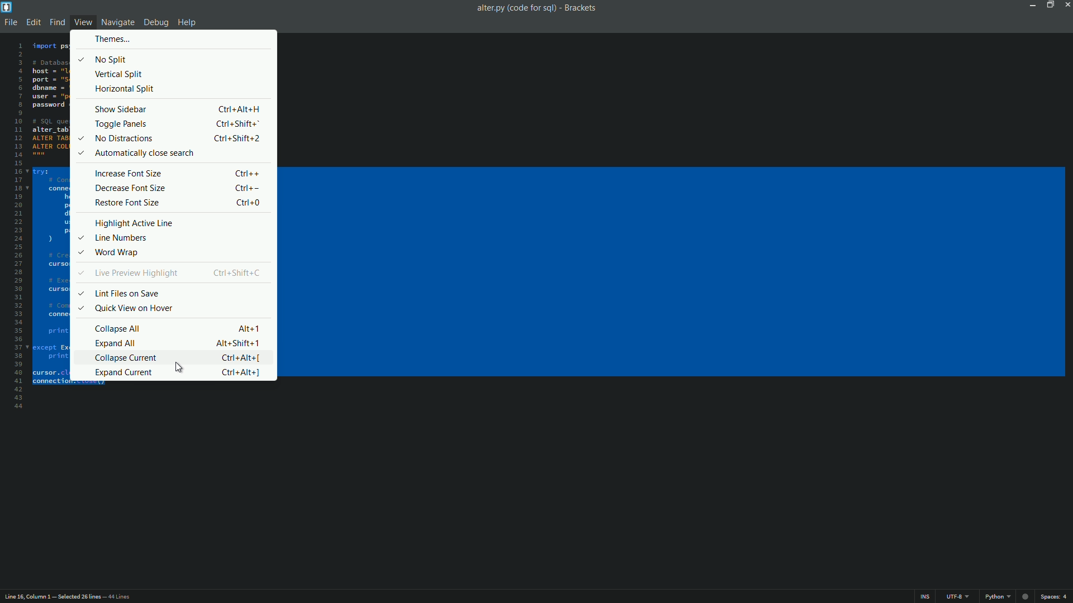  Describe the element at coordinates (1066, 5) in the screenshot. I see `close app` at that location.